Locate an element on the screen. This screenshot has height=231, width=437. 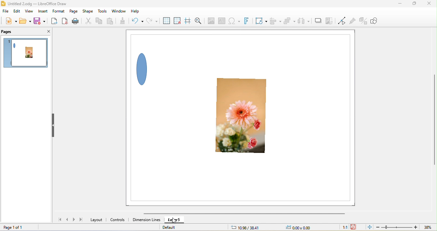
last page is located at coordinates (81, 219).